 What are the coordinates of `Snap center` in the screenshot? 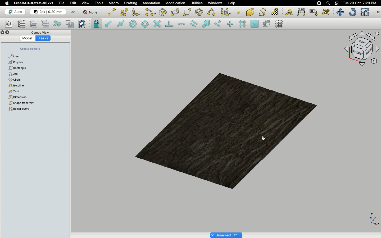 It's located at (132, 24).